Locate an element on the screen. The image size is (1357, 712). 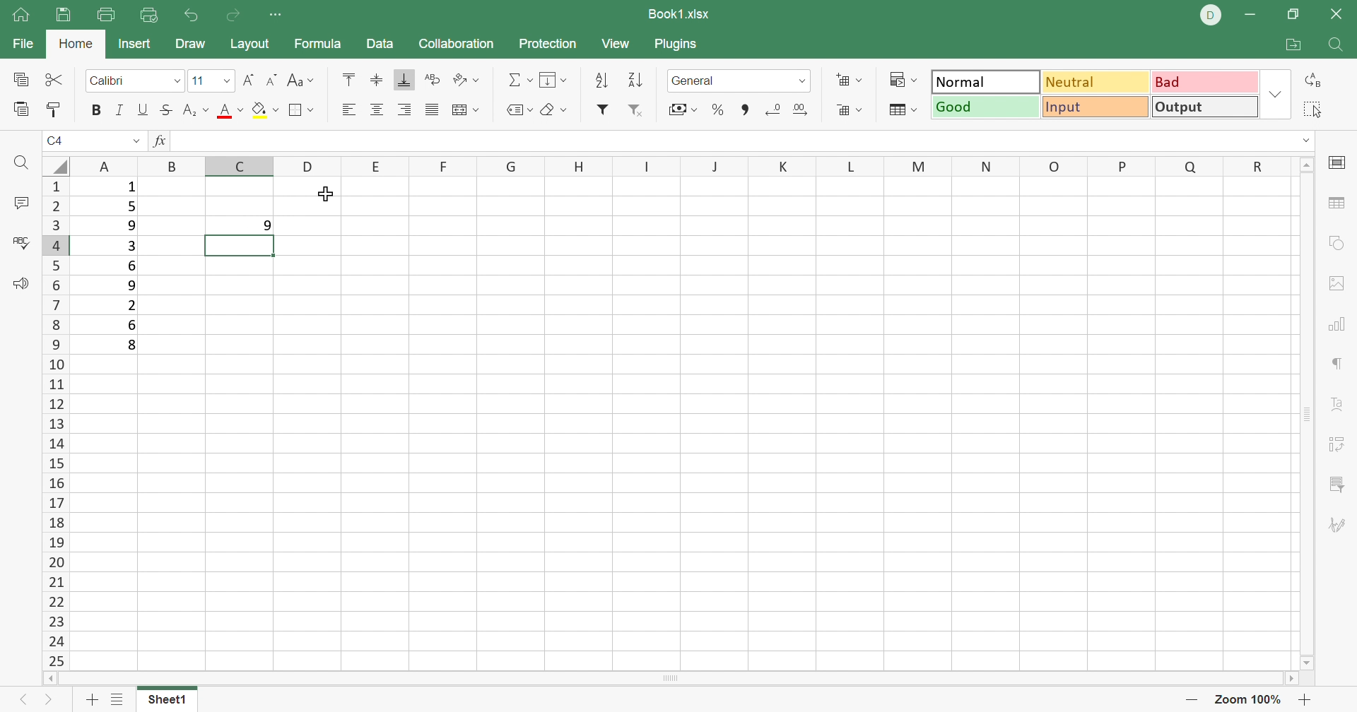
Close is located at coordinates (1340, 13).